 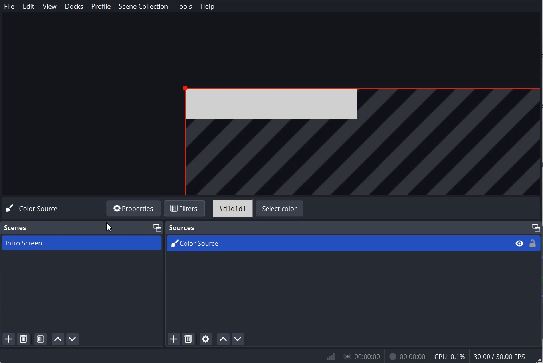 I want to click on CPU, so click(x=450, y=357).